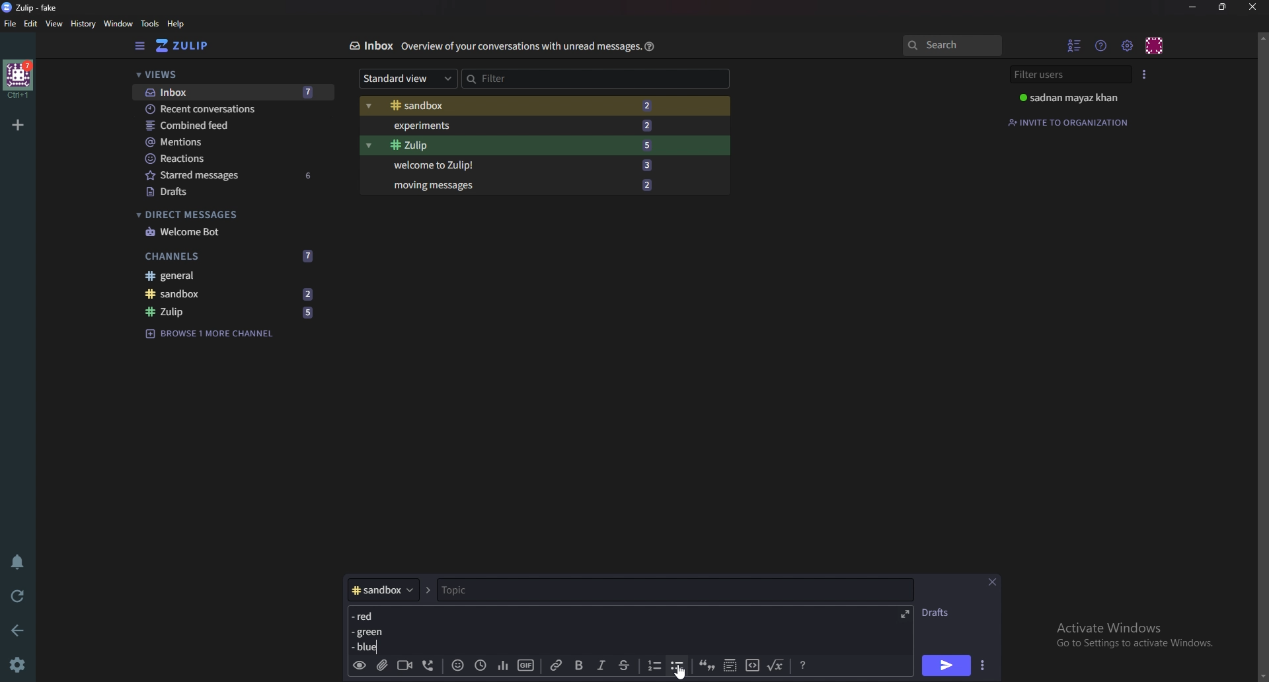  I want to click on preview, so click(359, 666).